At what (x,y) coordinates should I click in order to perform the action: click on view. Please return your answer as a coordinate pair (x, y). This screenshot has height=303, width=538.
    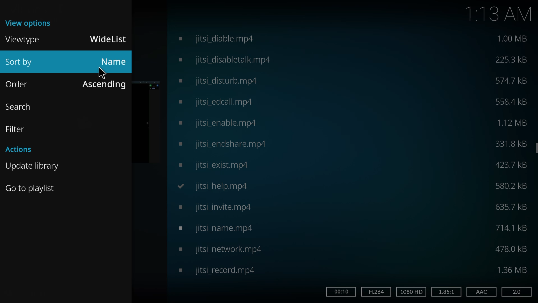
    Looking at the image, I should click on (30, 23).